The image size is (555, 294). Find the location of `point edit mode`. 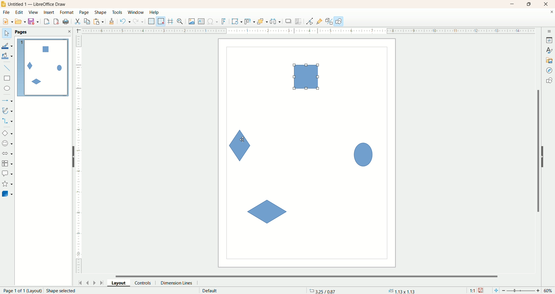

point edit mode is located at coordinates (309, 22).